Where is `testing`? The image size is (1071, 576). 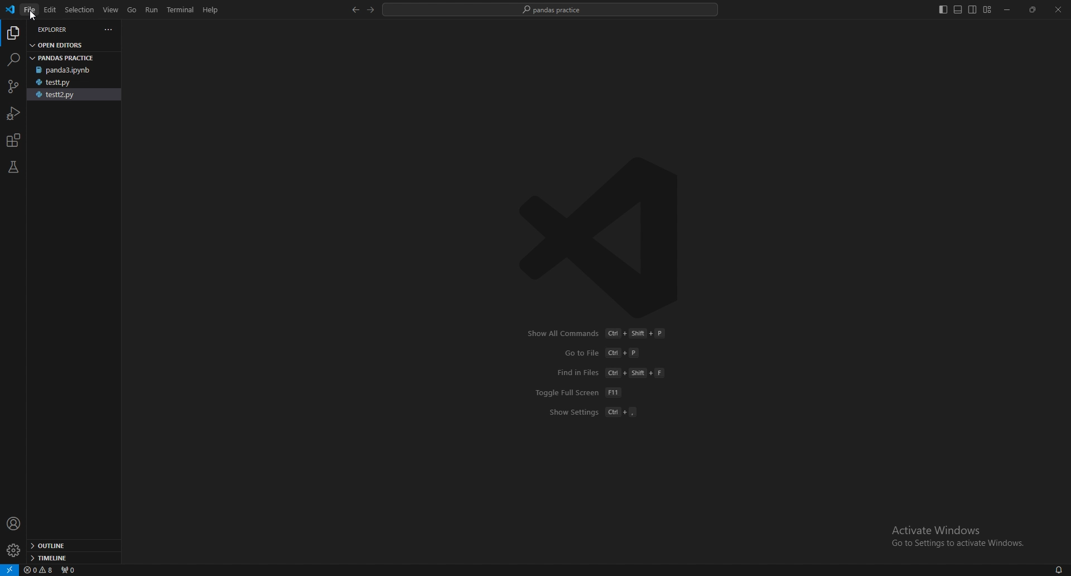
testing is located at coordinates (13, 167).